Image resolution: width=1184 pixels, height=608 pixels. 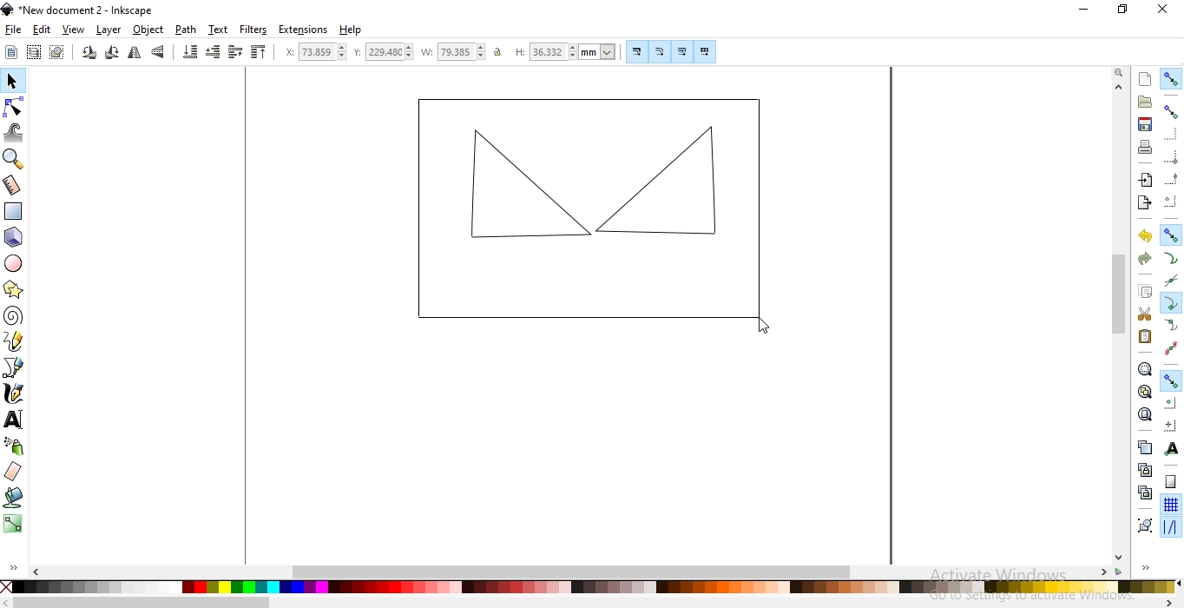 I want to click on select all objects or nodes, so click(x=10, y=52).